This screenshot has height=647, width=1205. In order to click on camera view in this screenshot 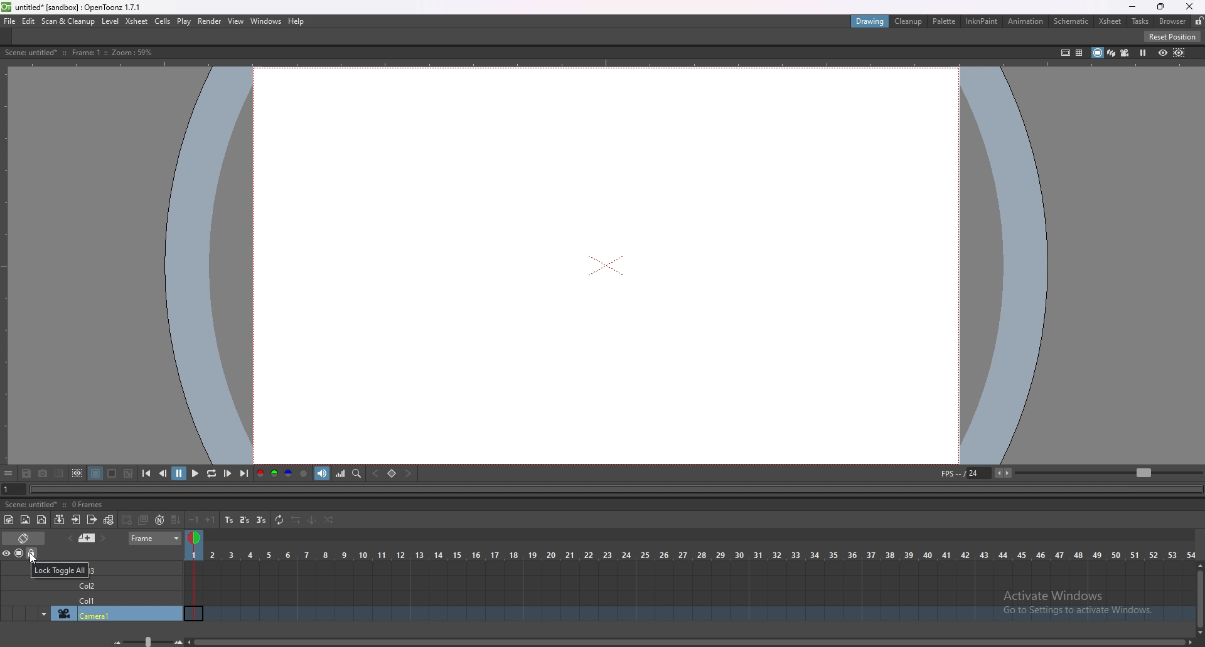, I will do `click(1125, 53)`.